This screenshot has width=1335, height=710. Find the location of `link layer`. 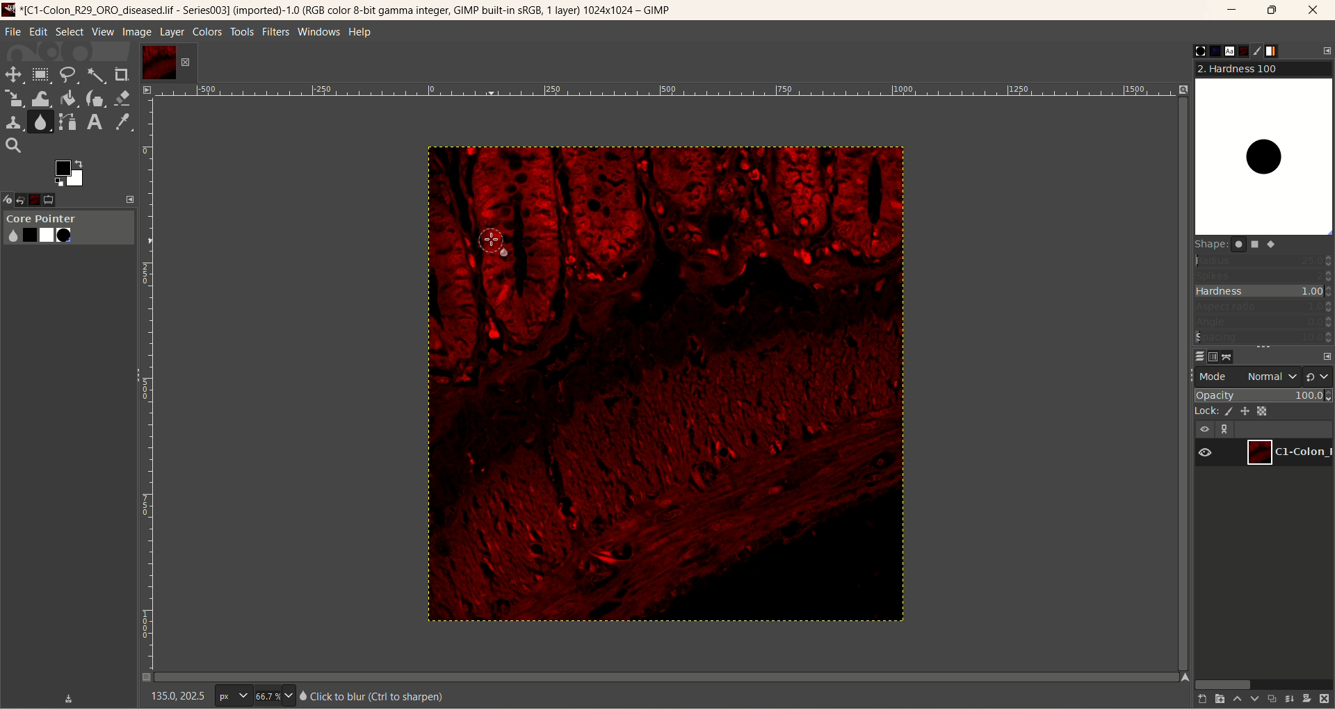

link layer is located at coordinates (1227, 429).